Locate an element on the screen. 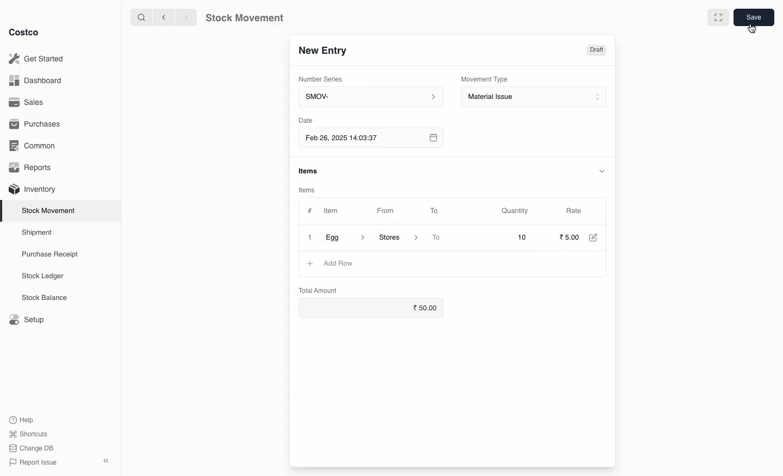  Date is located at coordinates (305, 120).